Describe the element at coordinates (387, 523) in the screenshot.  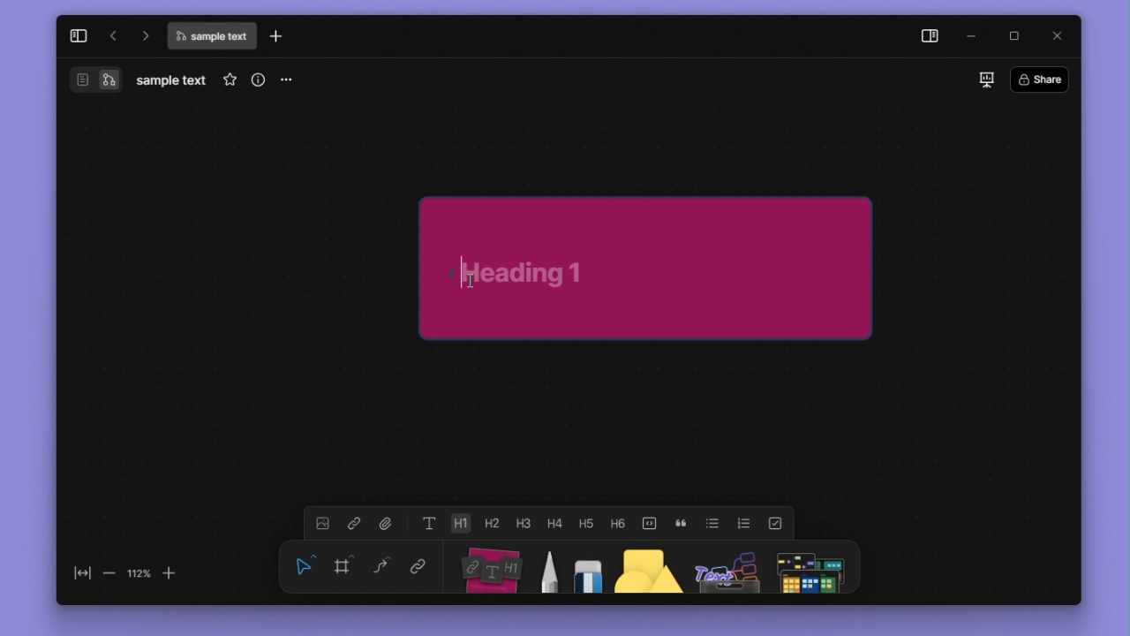
I see `file` at that location.